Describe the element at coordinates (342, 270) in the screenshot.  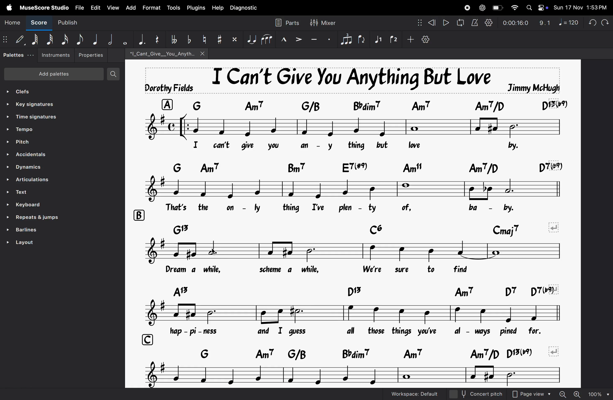
I see `lyrics` at that location.